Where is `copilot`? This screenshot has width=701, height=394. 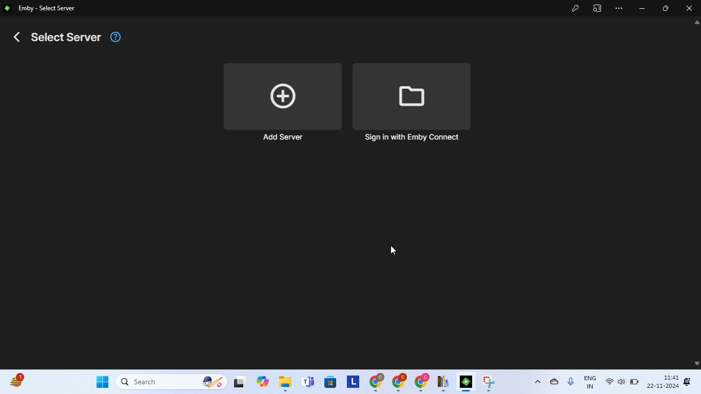
copilot is located at coordinates (264, 381).